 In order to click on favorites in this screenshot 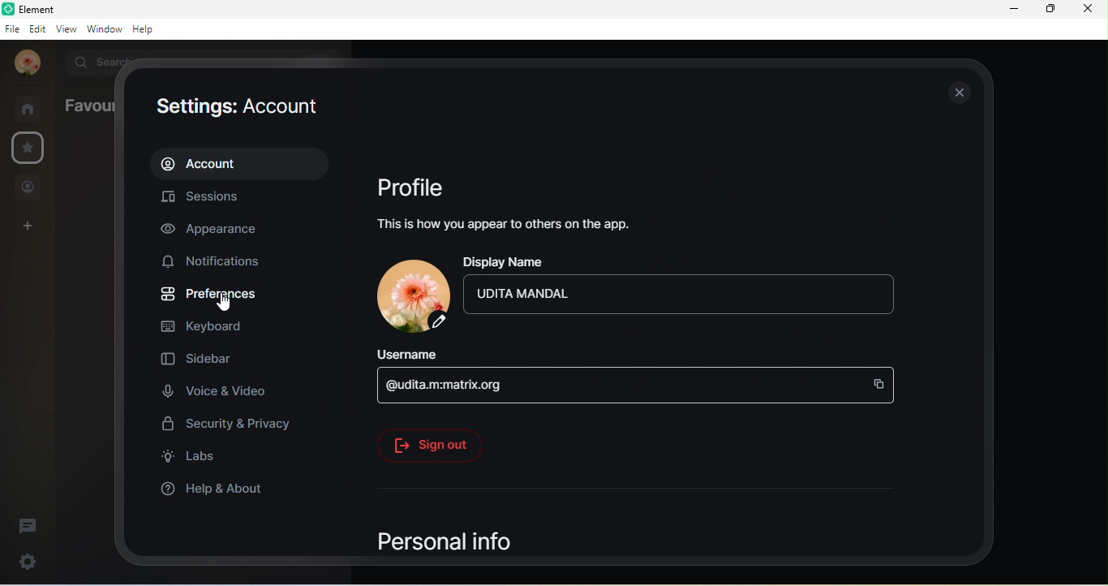, I will do `click(27, 148)`.